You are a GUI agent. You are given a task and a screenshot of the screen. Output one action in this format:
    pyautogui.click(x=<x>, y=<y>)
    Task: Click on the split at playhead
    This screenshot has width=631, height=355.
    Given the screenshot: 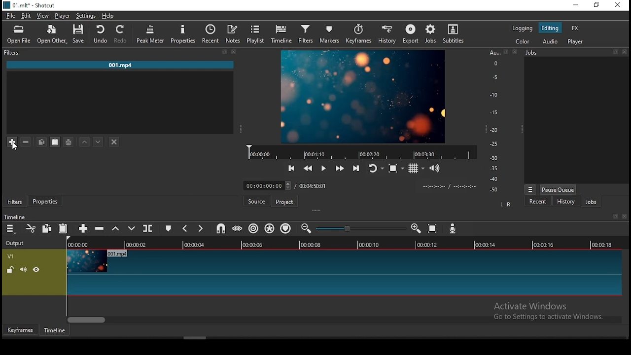 What is the action you would take?
    pyautogui.click(x=148, y=228)
    